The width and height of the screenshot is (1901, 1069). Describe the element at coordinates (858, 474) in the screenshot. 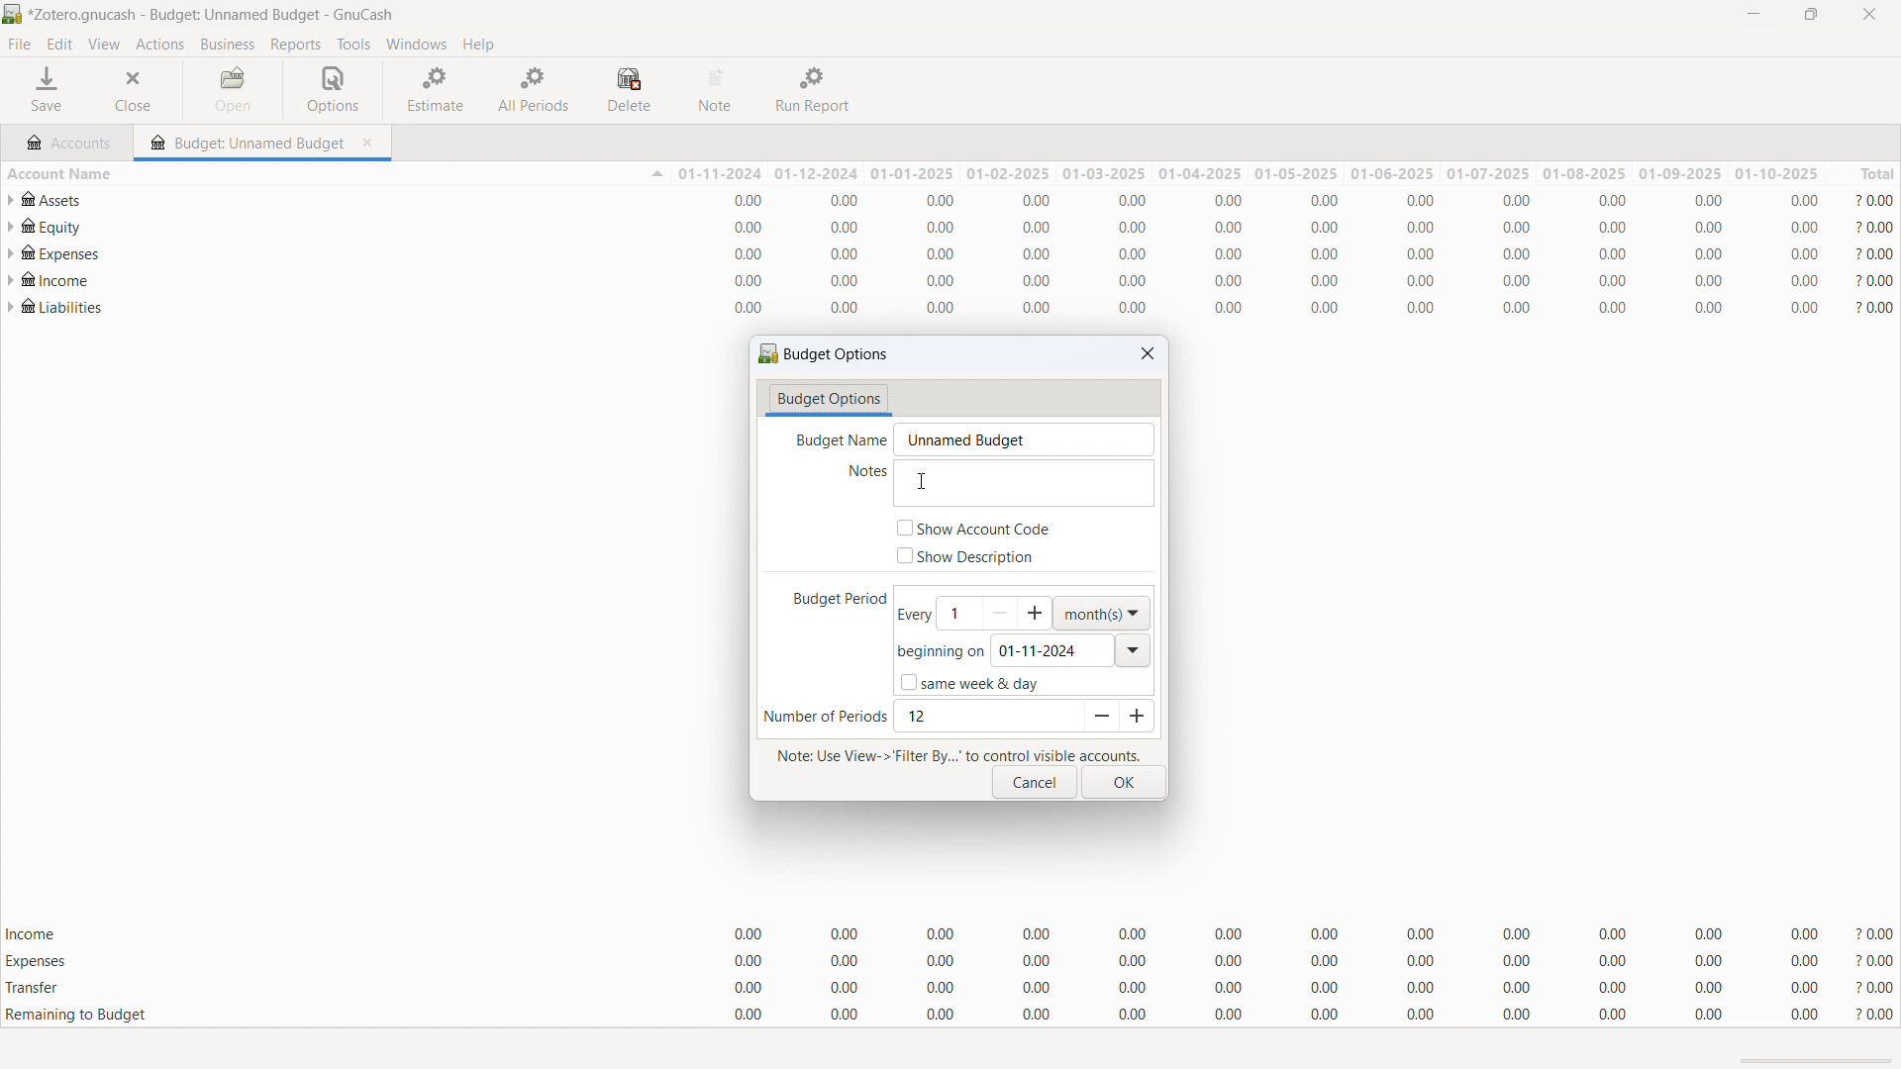

I see `notes` at that location.